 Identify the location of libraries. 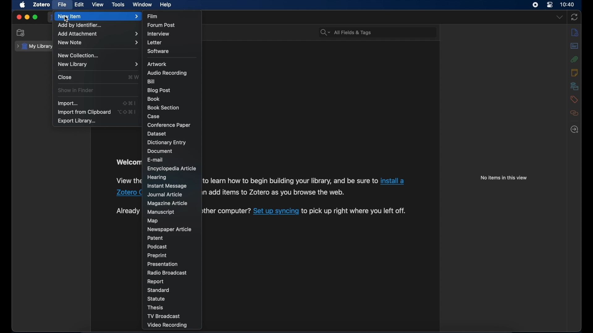
(573, 86).